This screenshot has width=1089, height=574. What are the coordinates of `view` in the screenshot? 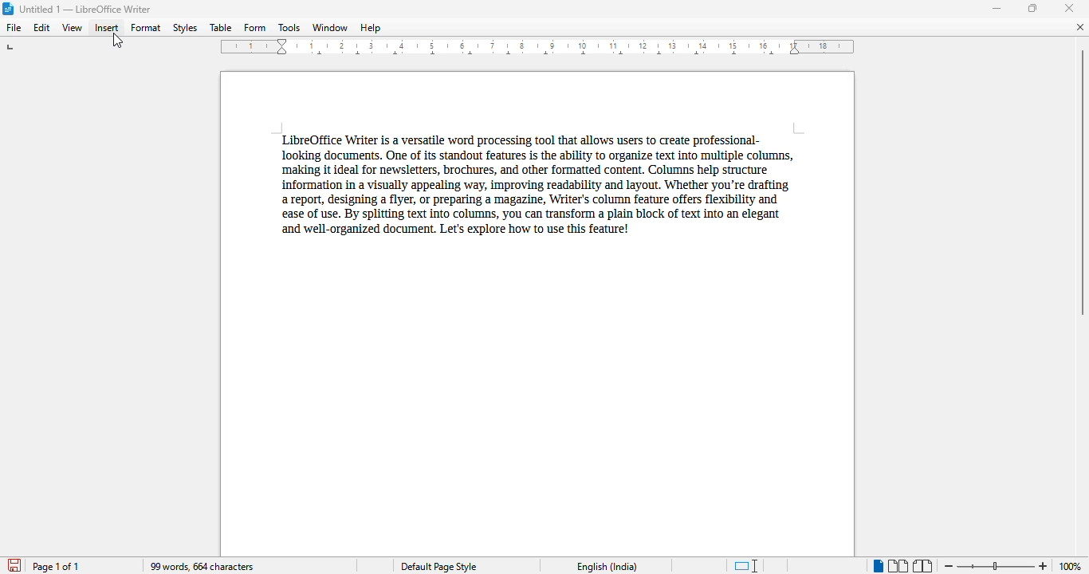 It's located at (72, 28).